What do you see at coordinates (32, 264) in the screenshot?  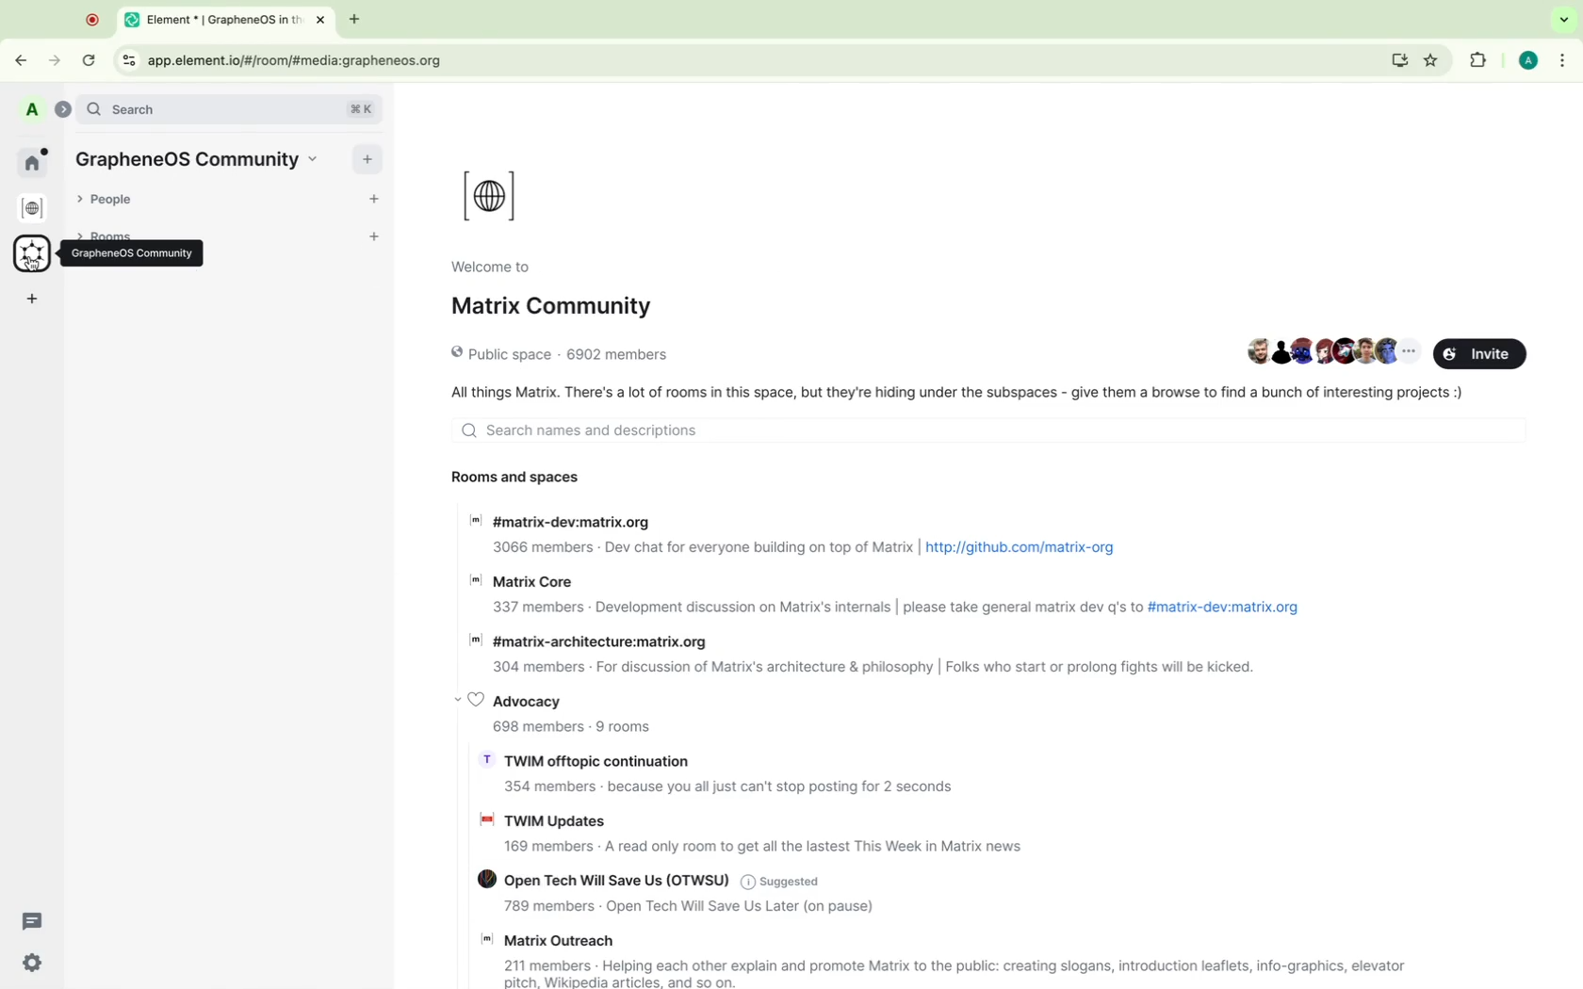 I see `cursor` at bounding box center [32, 264].